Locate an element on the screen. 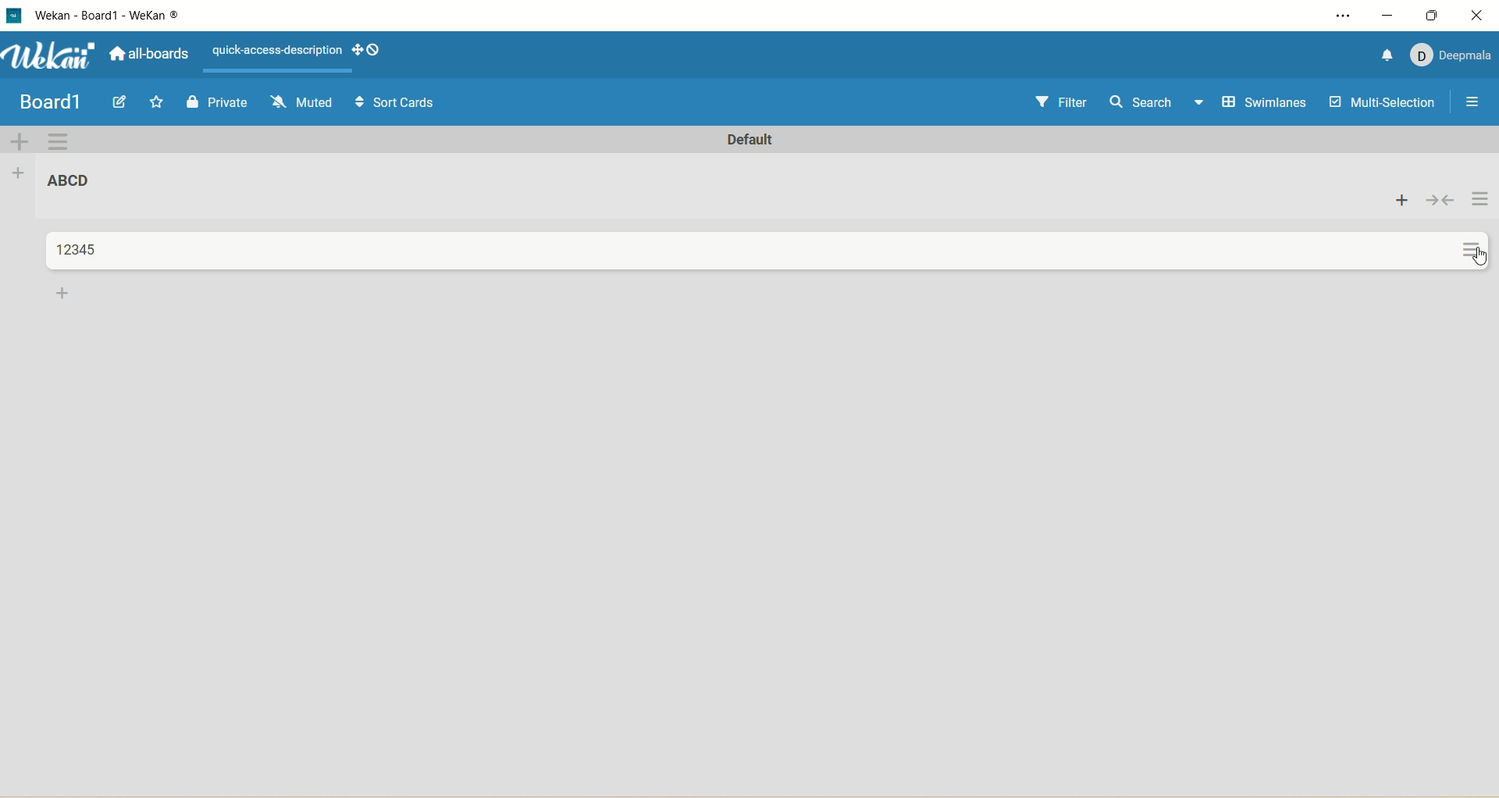 Image resolution: width=1499 pixels, height=798 pixels. multi-selection is located at coordinates (1383, 105).